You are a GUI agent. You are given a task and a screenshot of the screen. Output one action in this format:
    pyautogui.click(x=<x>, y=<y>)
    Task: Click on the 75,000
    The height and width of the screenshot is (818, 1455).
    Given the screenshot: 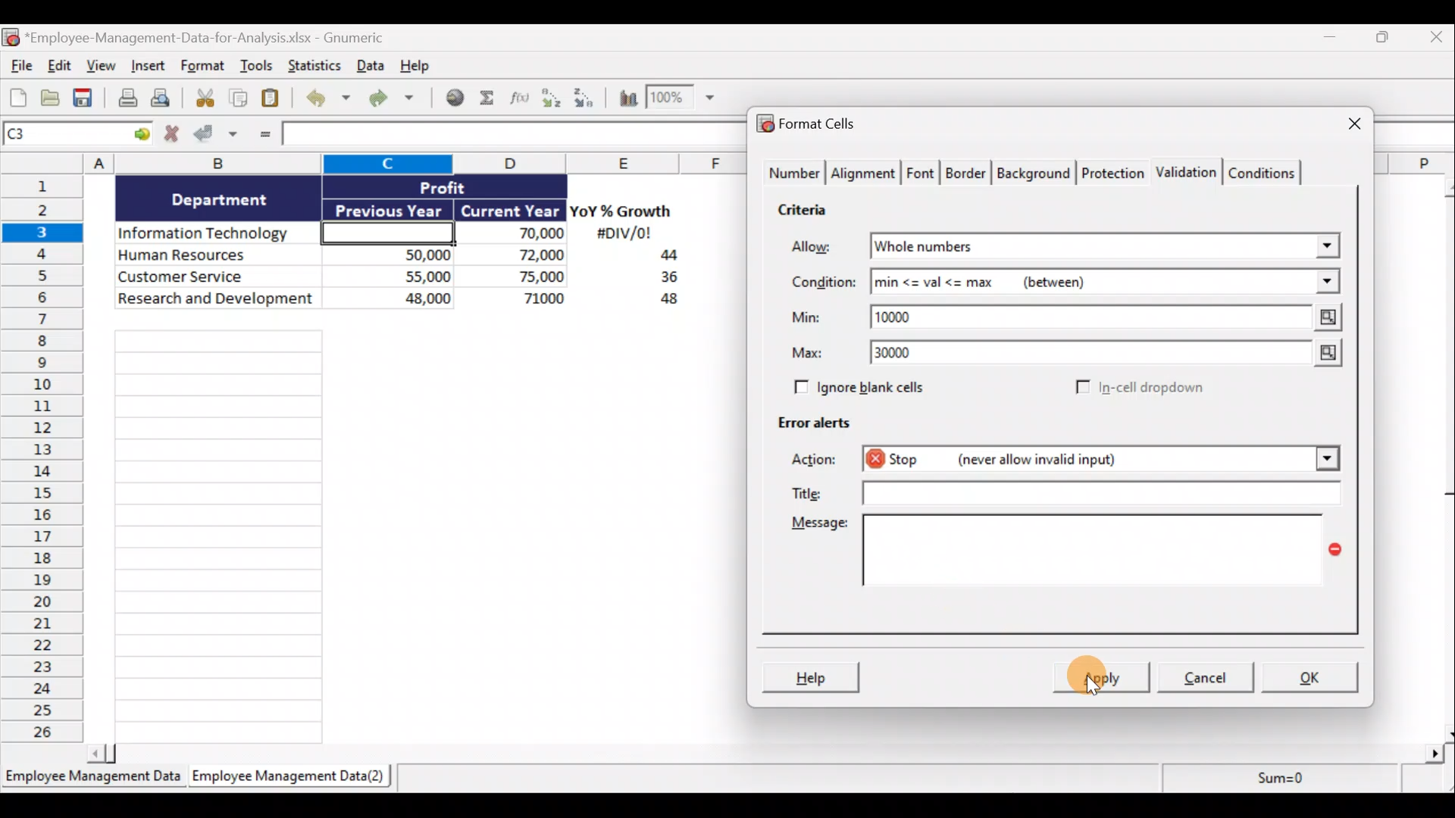 What is the action you would take?
    pyautogui.click(x=519, y=277)
    